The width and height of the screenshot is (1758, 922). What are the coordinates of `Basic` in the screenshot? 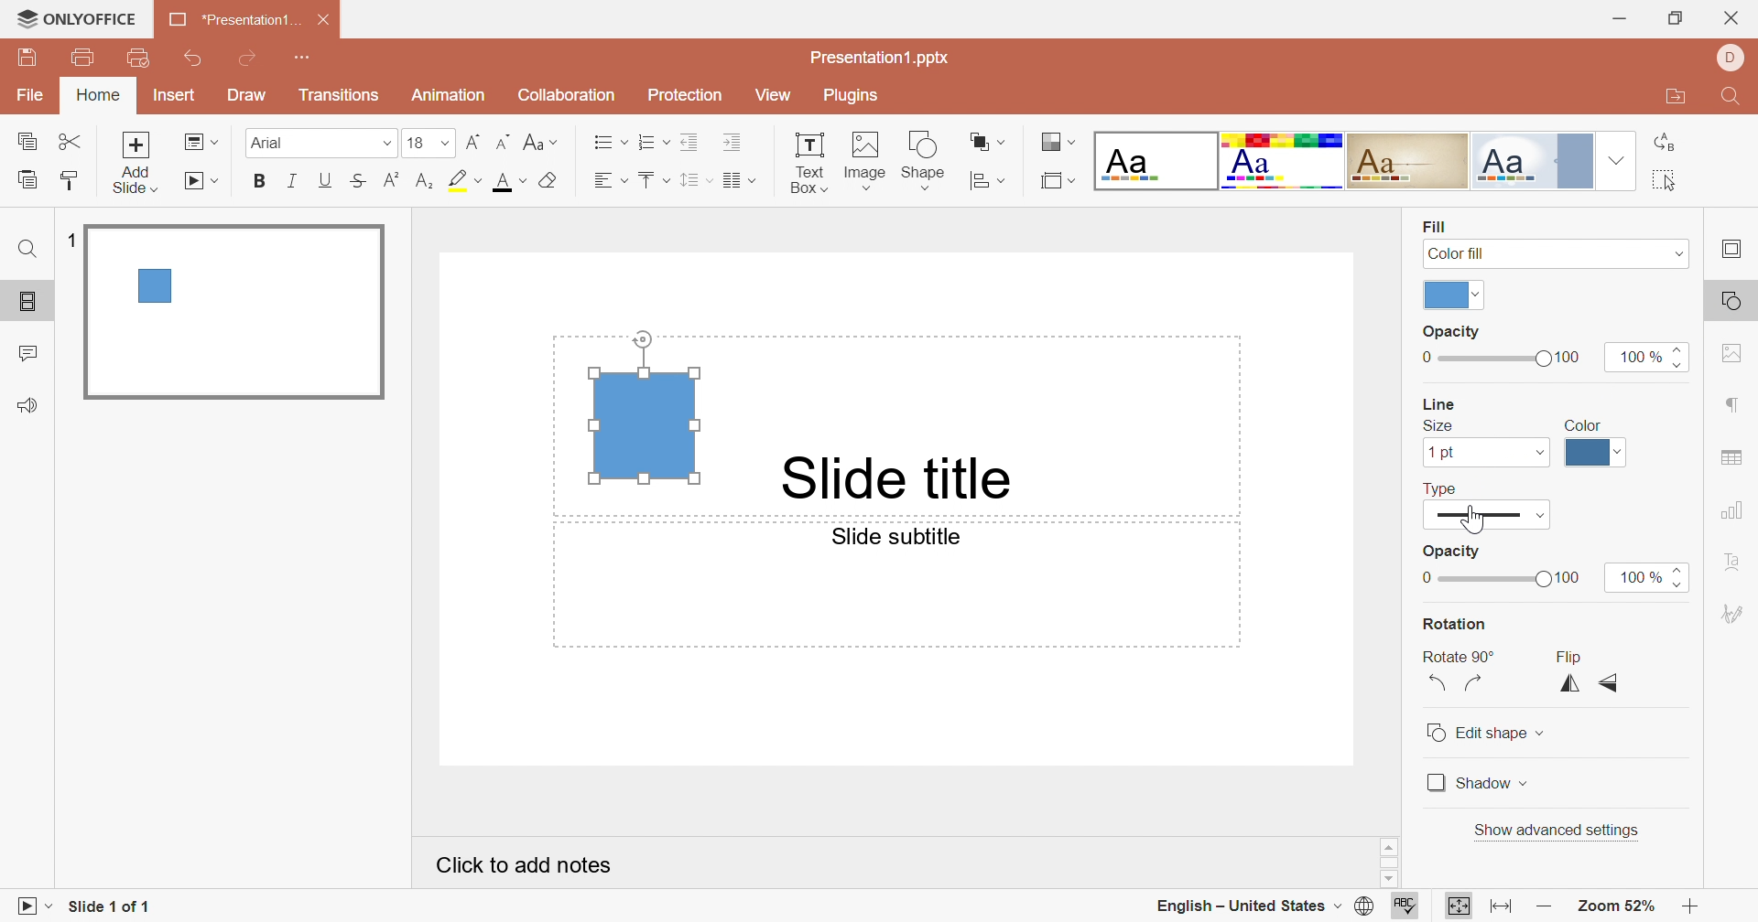 It's located at (1284, 160).